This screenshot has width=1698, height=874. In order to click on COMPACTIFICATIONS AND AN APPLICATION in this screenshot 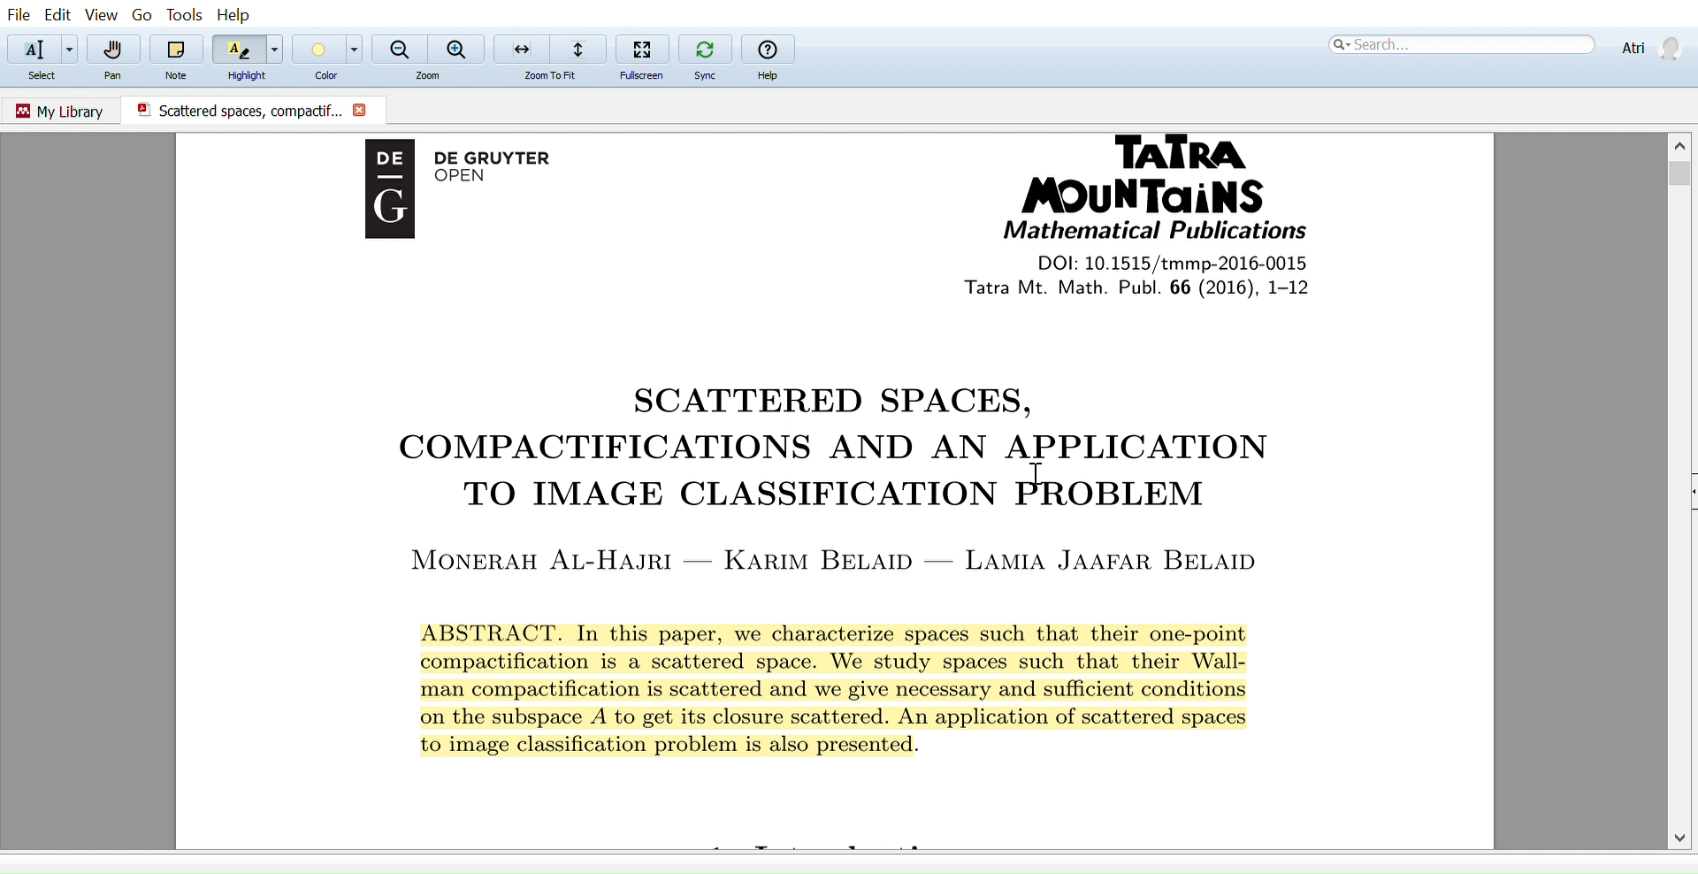, I will do `click(816, 450)`.